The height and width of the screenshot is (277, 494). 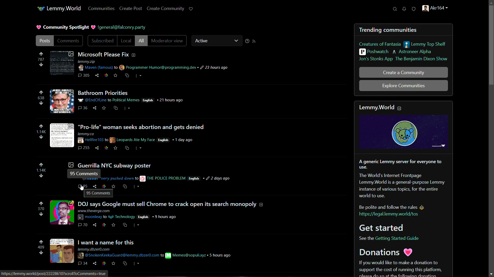 What do you see at coordinates (126, 149) in the screenshot?
I see `cross post` at bounding box center [126, 149].